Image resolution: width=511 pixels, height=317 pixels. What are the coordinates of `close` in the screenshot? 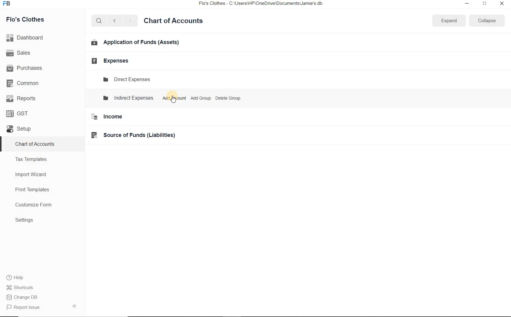 It's located at (501, 5).